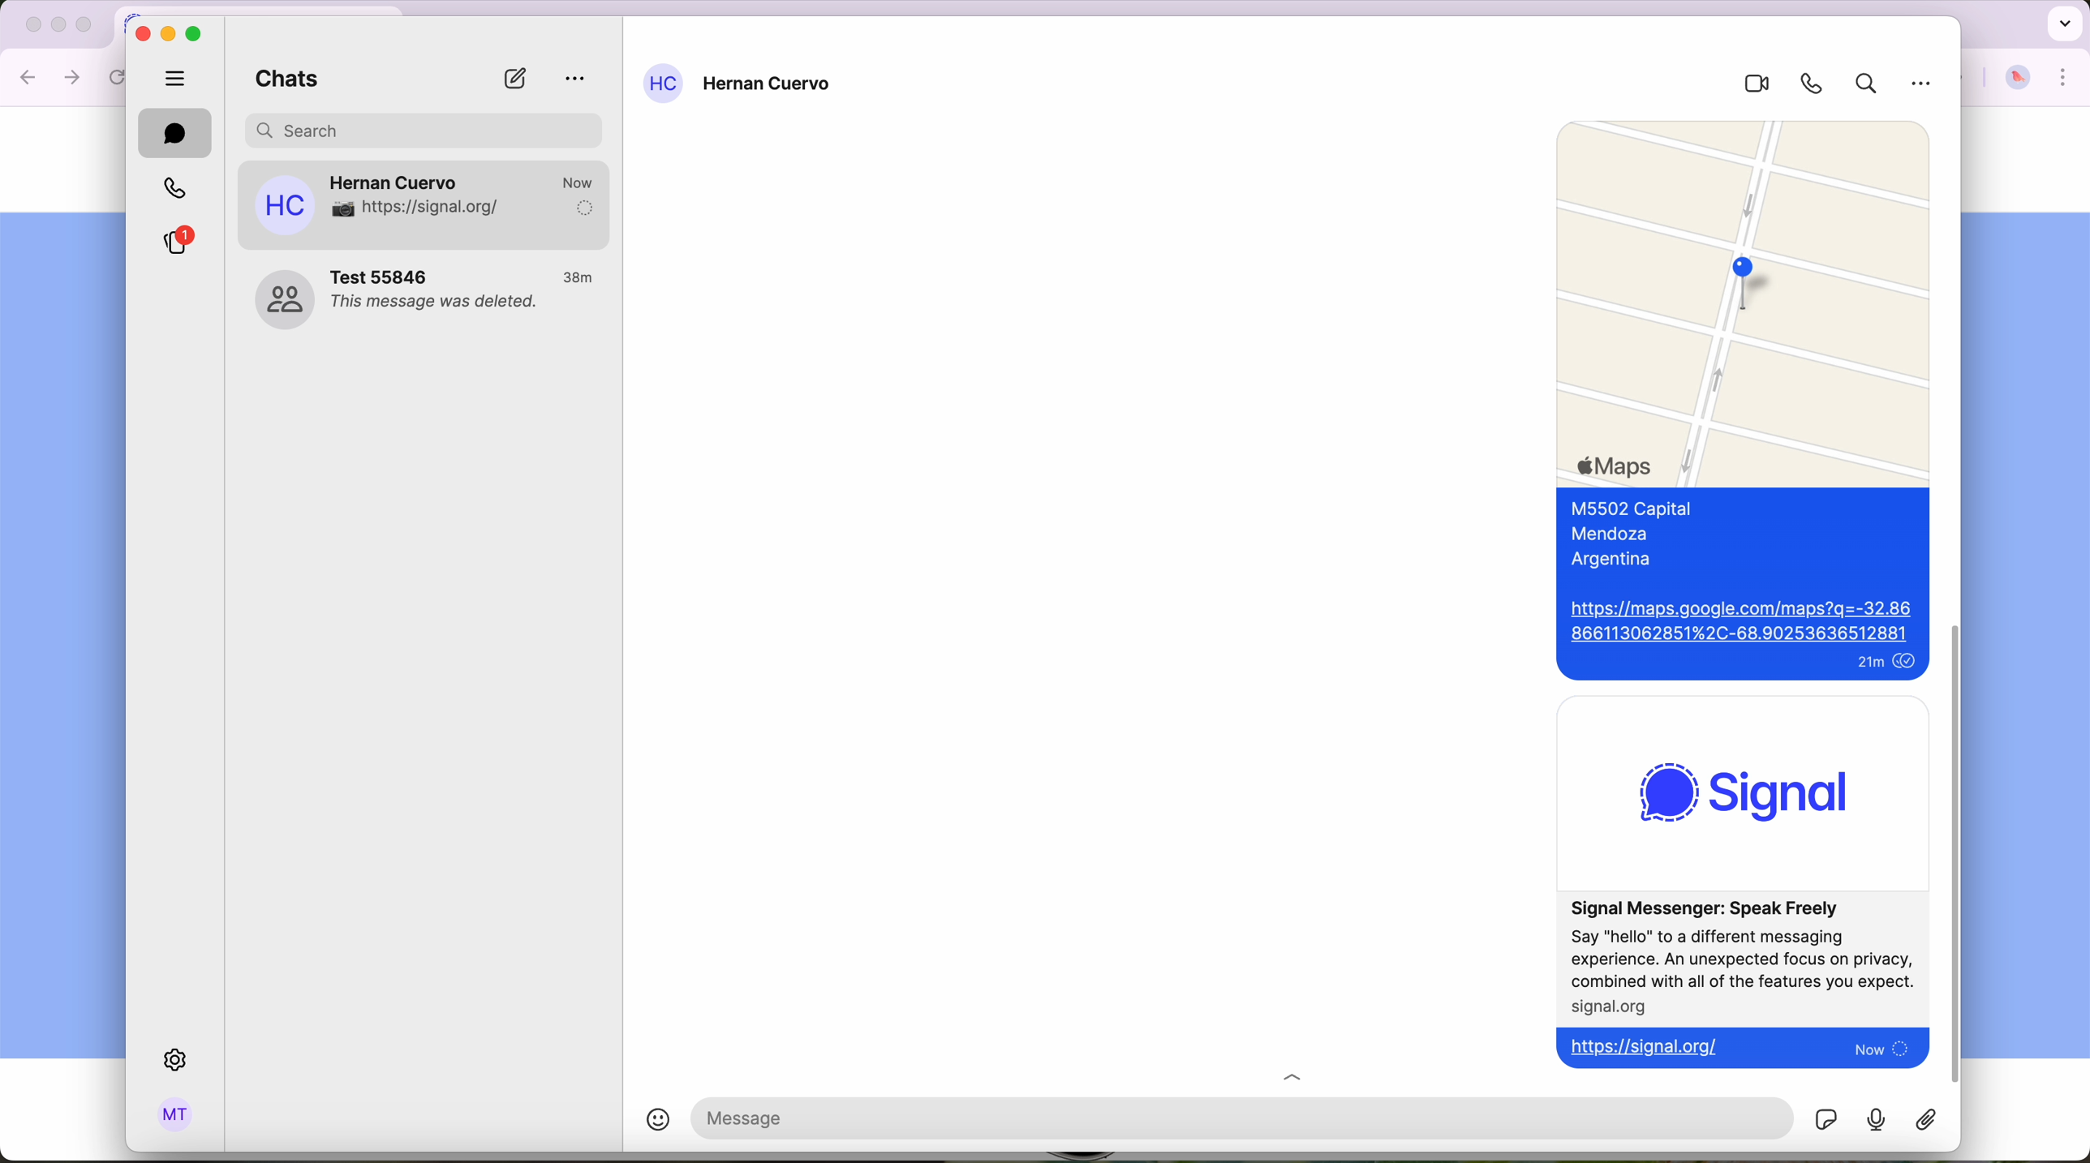 Image resolution: width=2090 pixels, height=1163 pixels. What do you see at coordinates (1305, 1073) in the screenshot?
I see `up` at bounding box center [1305, 1073].